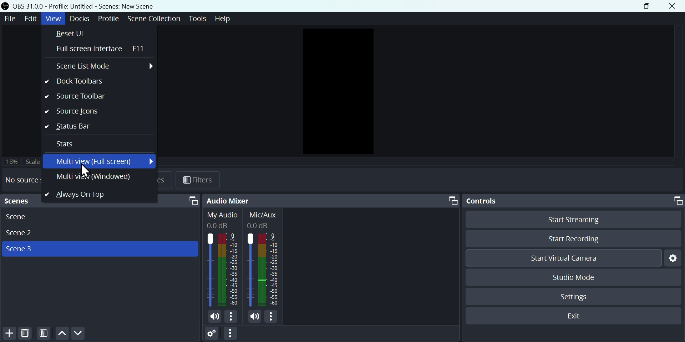 The width and height of the screenshot is (685, 342). Describe the element at coordinates (8, 335) in the screenshot. I see `Add` at that location.